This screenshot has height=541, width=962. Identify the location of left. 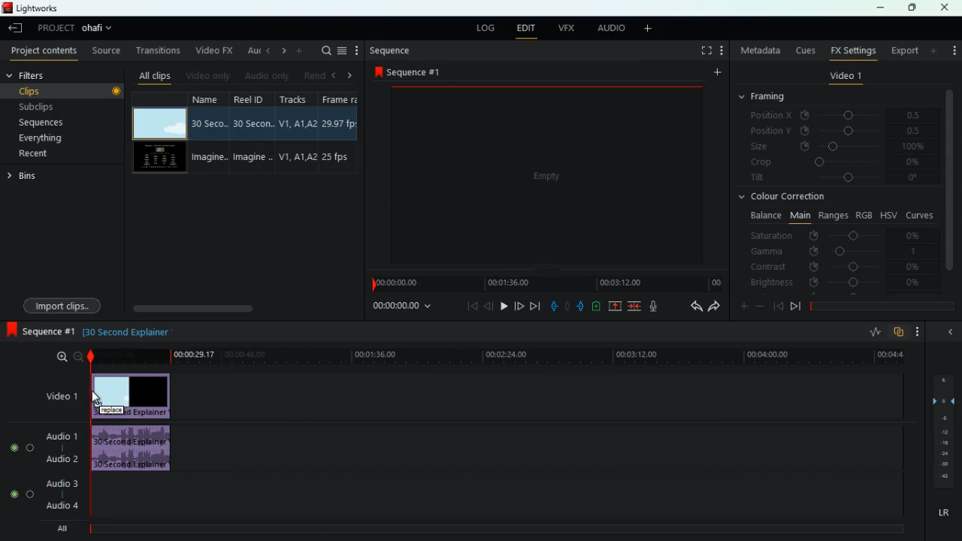
(337, 75).